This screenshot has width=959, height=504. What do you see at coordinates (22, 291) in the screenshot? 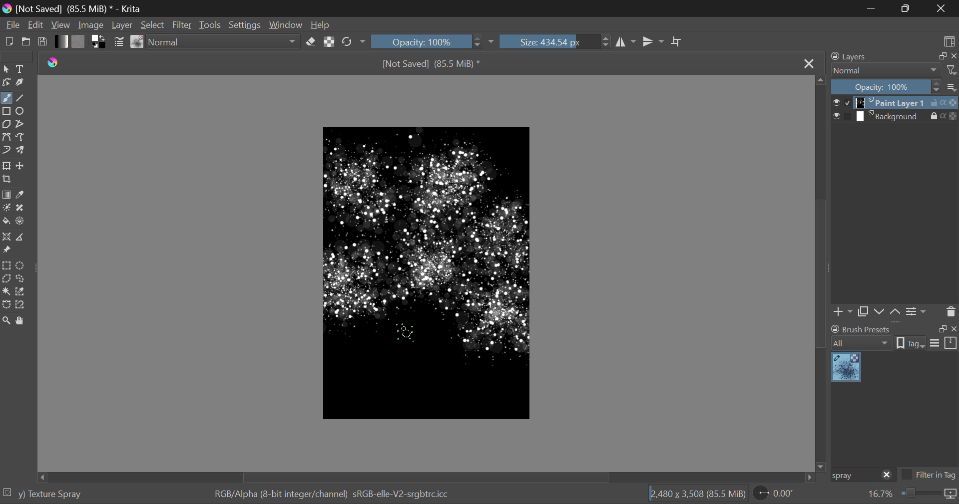
I see `Similar Color Selector` at bounding box center [22, 291].